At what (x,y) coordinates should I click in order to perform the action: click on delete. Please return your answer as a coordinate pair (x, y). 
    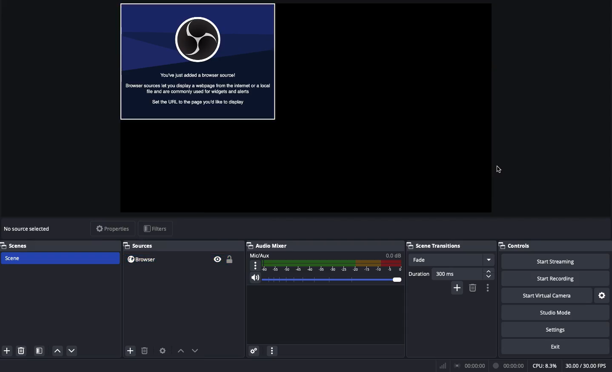
    Looking at the image, I should click on (143, 348).